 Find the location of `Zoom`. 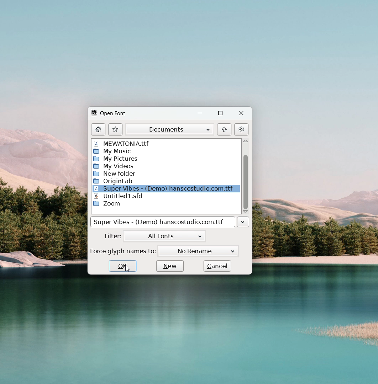

Zoom is located at coordinates (108, 206).